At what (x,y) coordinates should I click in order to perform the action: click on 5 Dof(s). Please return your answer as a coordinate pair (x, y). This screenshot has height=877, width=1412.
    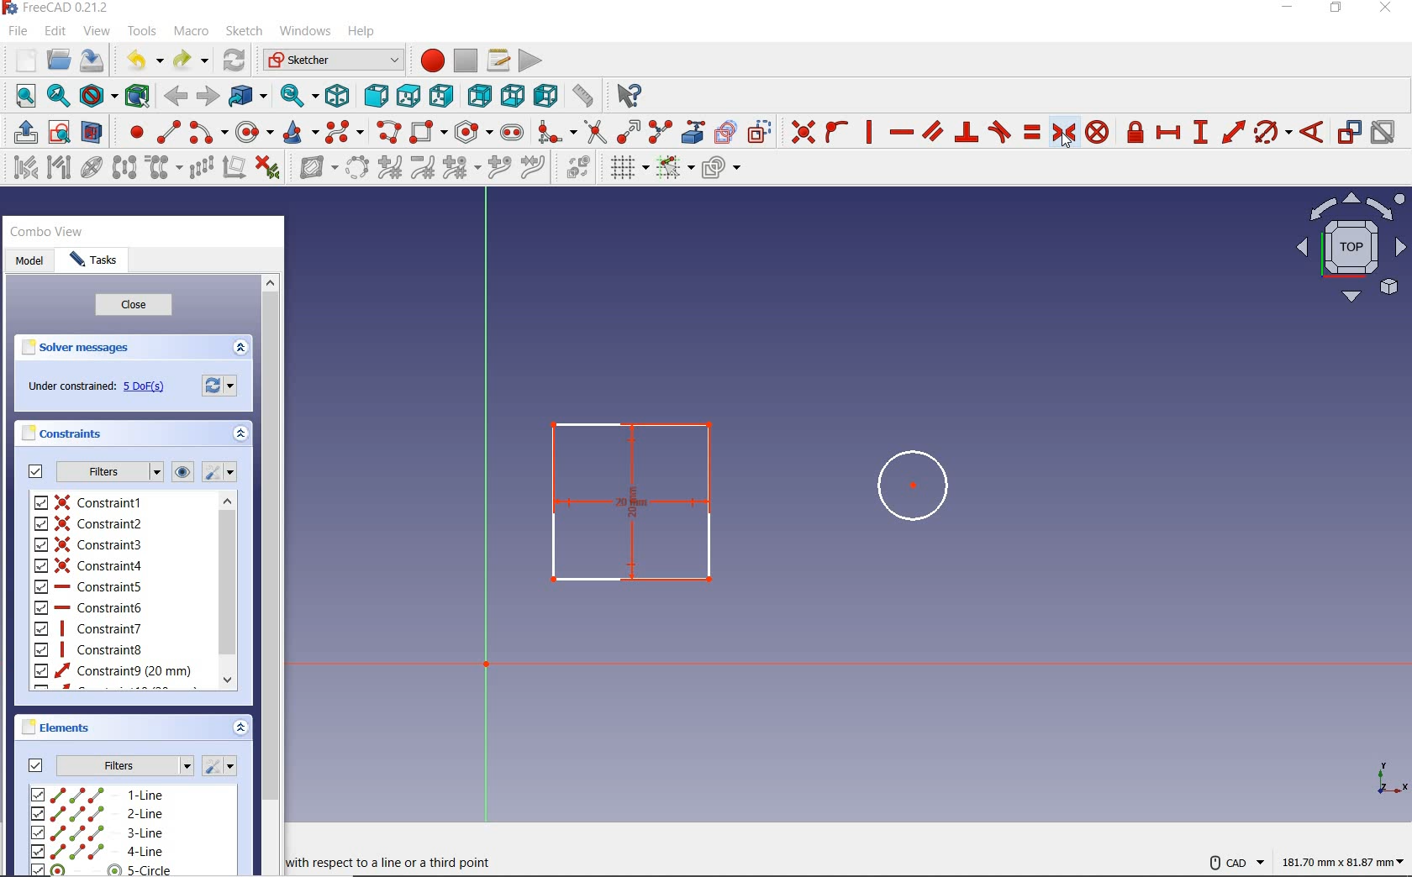
    Looking at the image, I should click on (146, 390).